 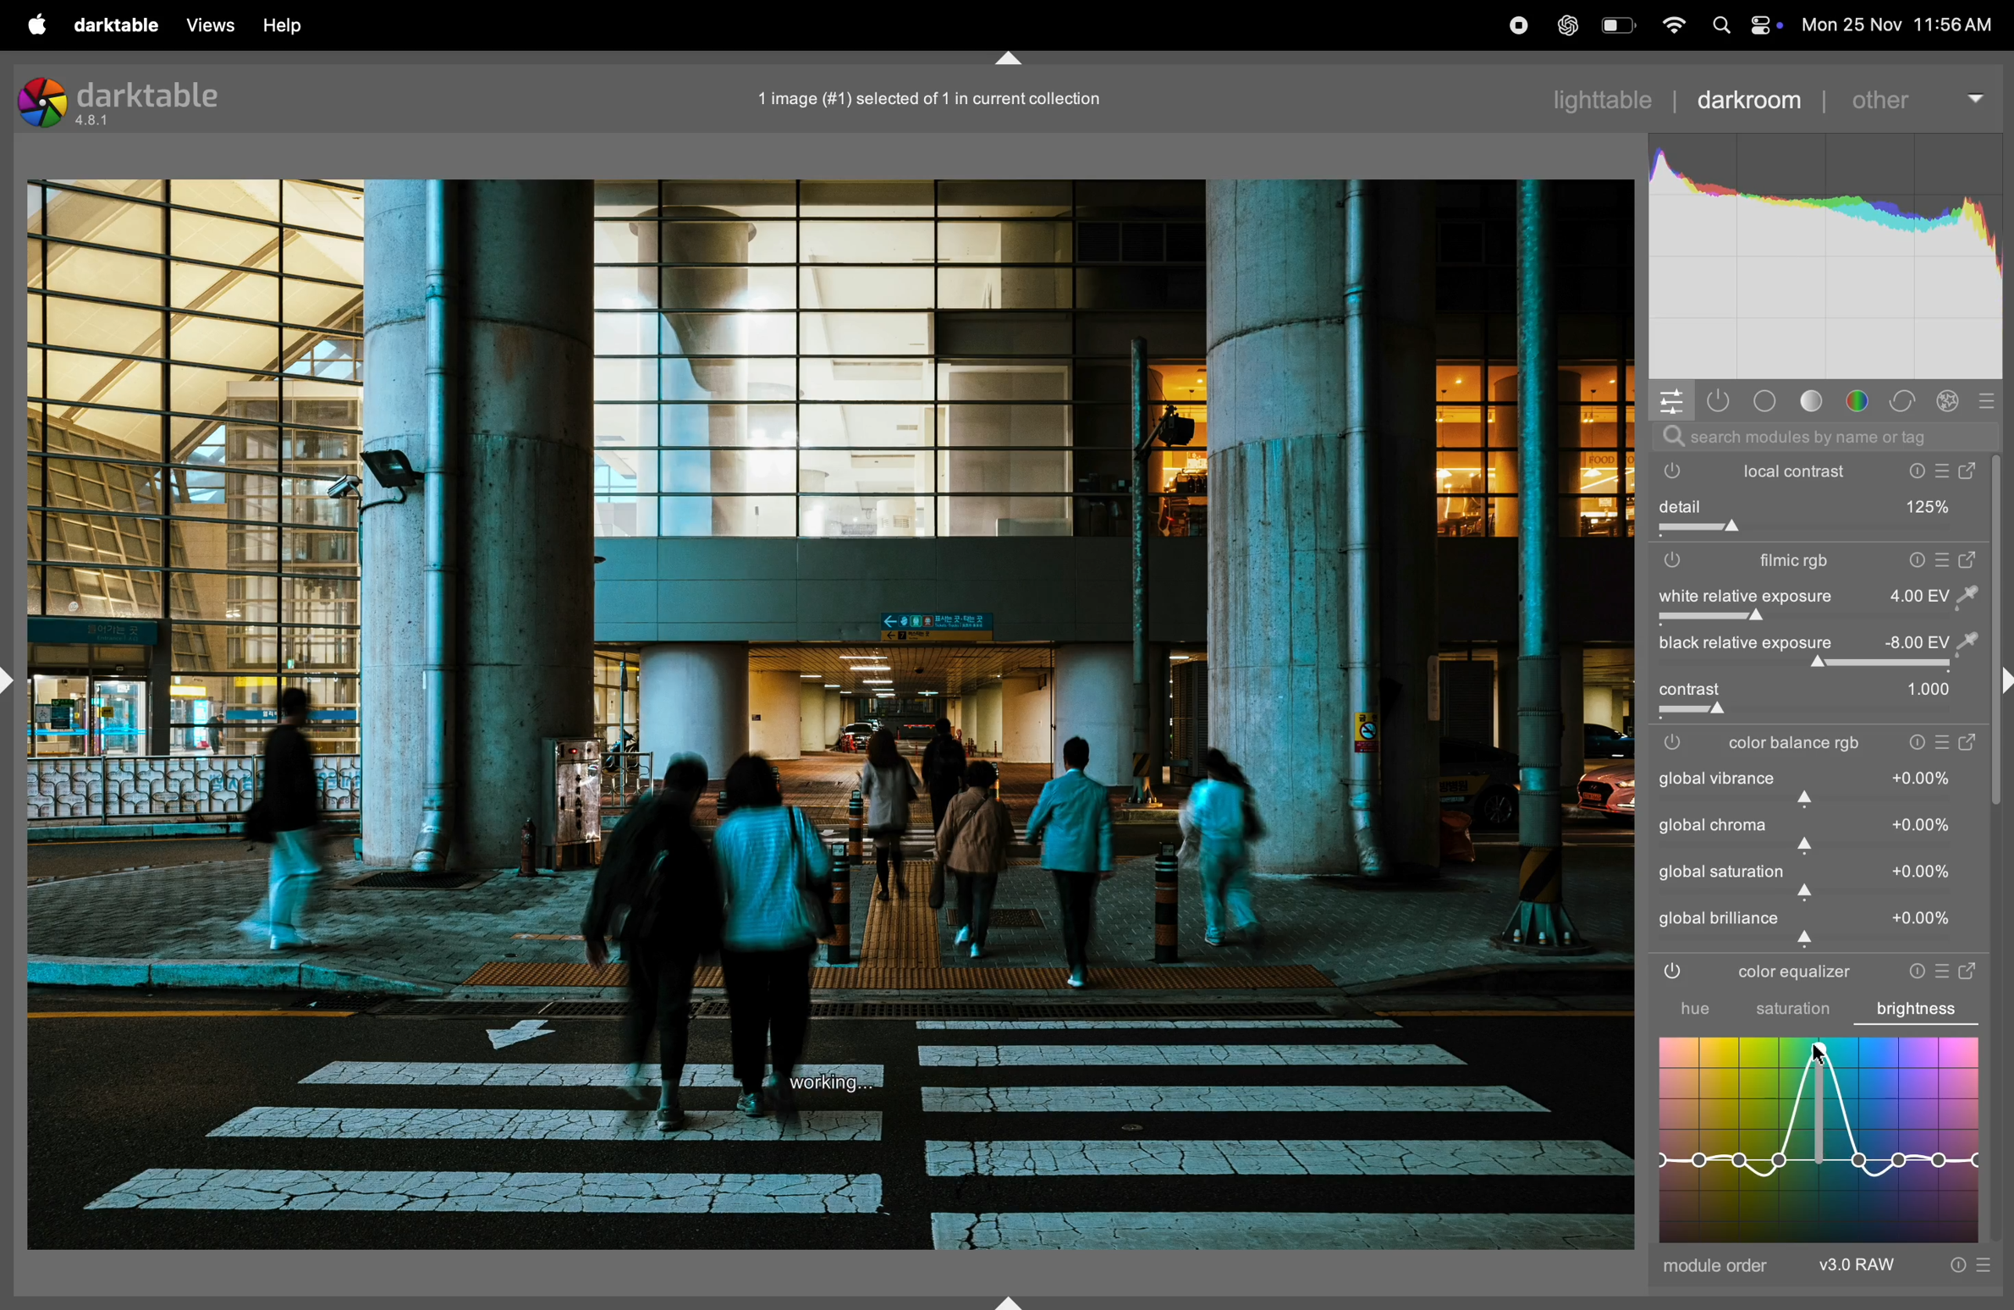 What do you see at coordinates (13, 680) in the screenshot?
I see `Collapse or expand ` at bounding box center [13, 680].